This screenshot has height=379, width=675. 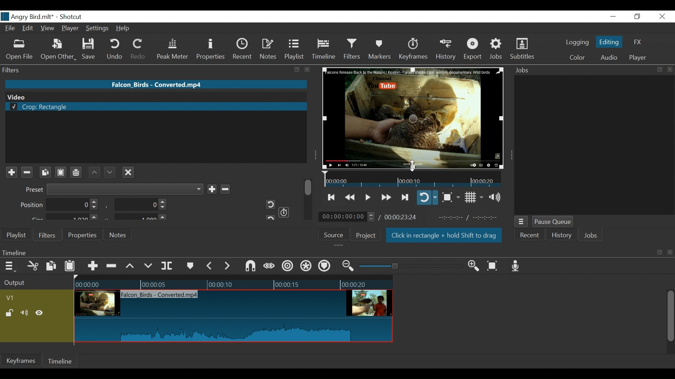 I want to click on Zoom timeline in, so click(x=476, y=266).